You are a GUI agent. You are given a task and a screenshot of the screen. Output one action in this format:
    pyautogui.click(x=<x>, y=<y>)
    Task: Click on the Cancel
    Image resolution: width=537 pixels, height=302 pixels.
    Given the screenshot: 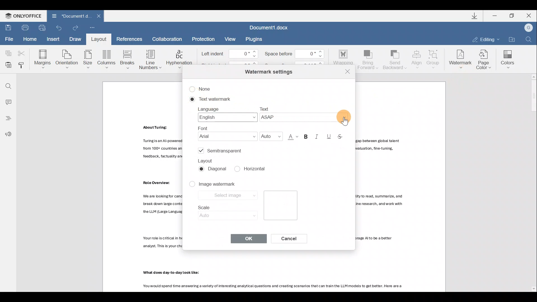 What is the action you would take?
    pyautogui.click(x=293, y=240)
    